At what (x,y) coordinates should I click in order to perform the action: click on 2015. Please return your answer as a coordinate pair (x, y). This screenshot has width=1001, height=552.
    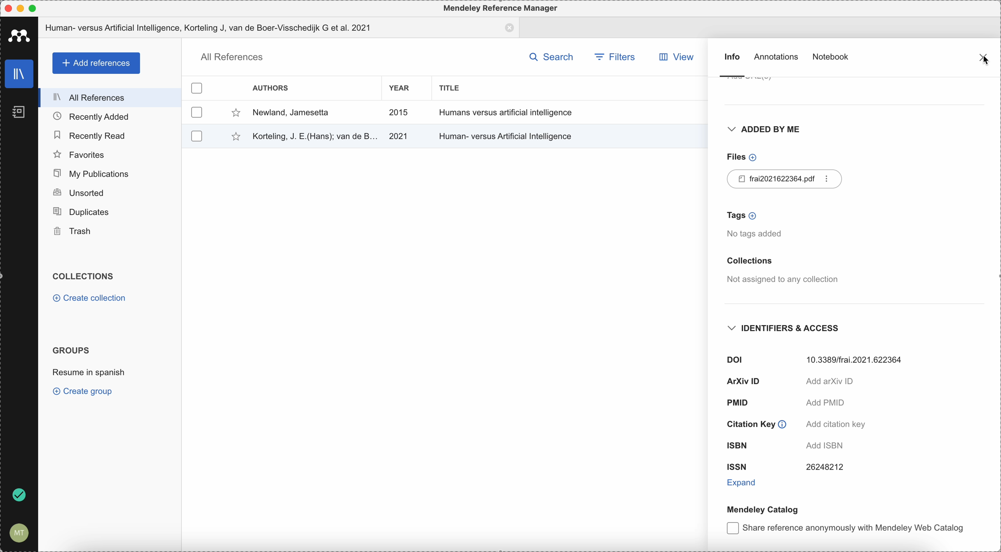
    Looking at the image, I should click on (399, 113).